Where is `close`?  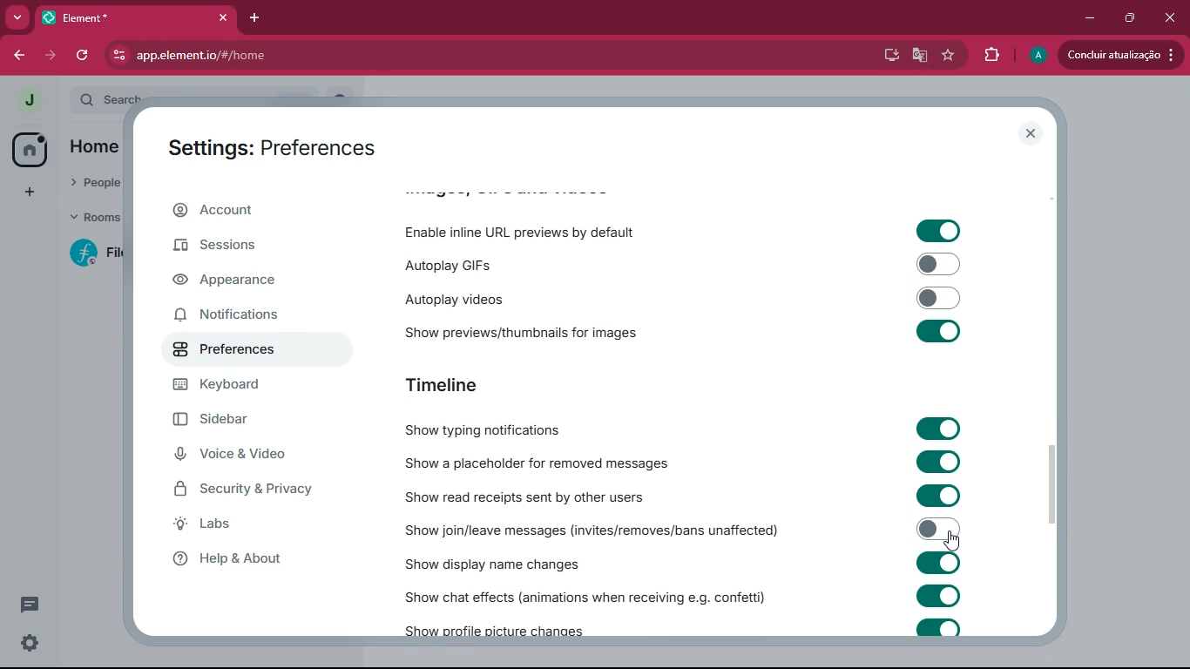
close is located at coordinates (1031, 133).